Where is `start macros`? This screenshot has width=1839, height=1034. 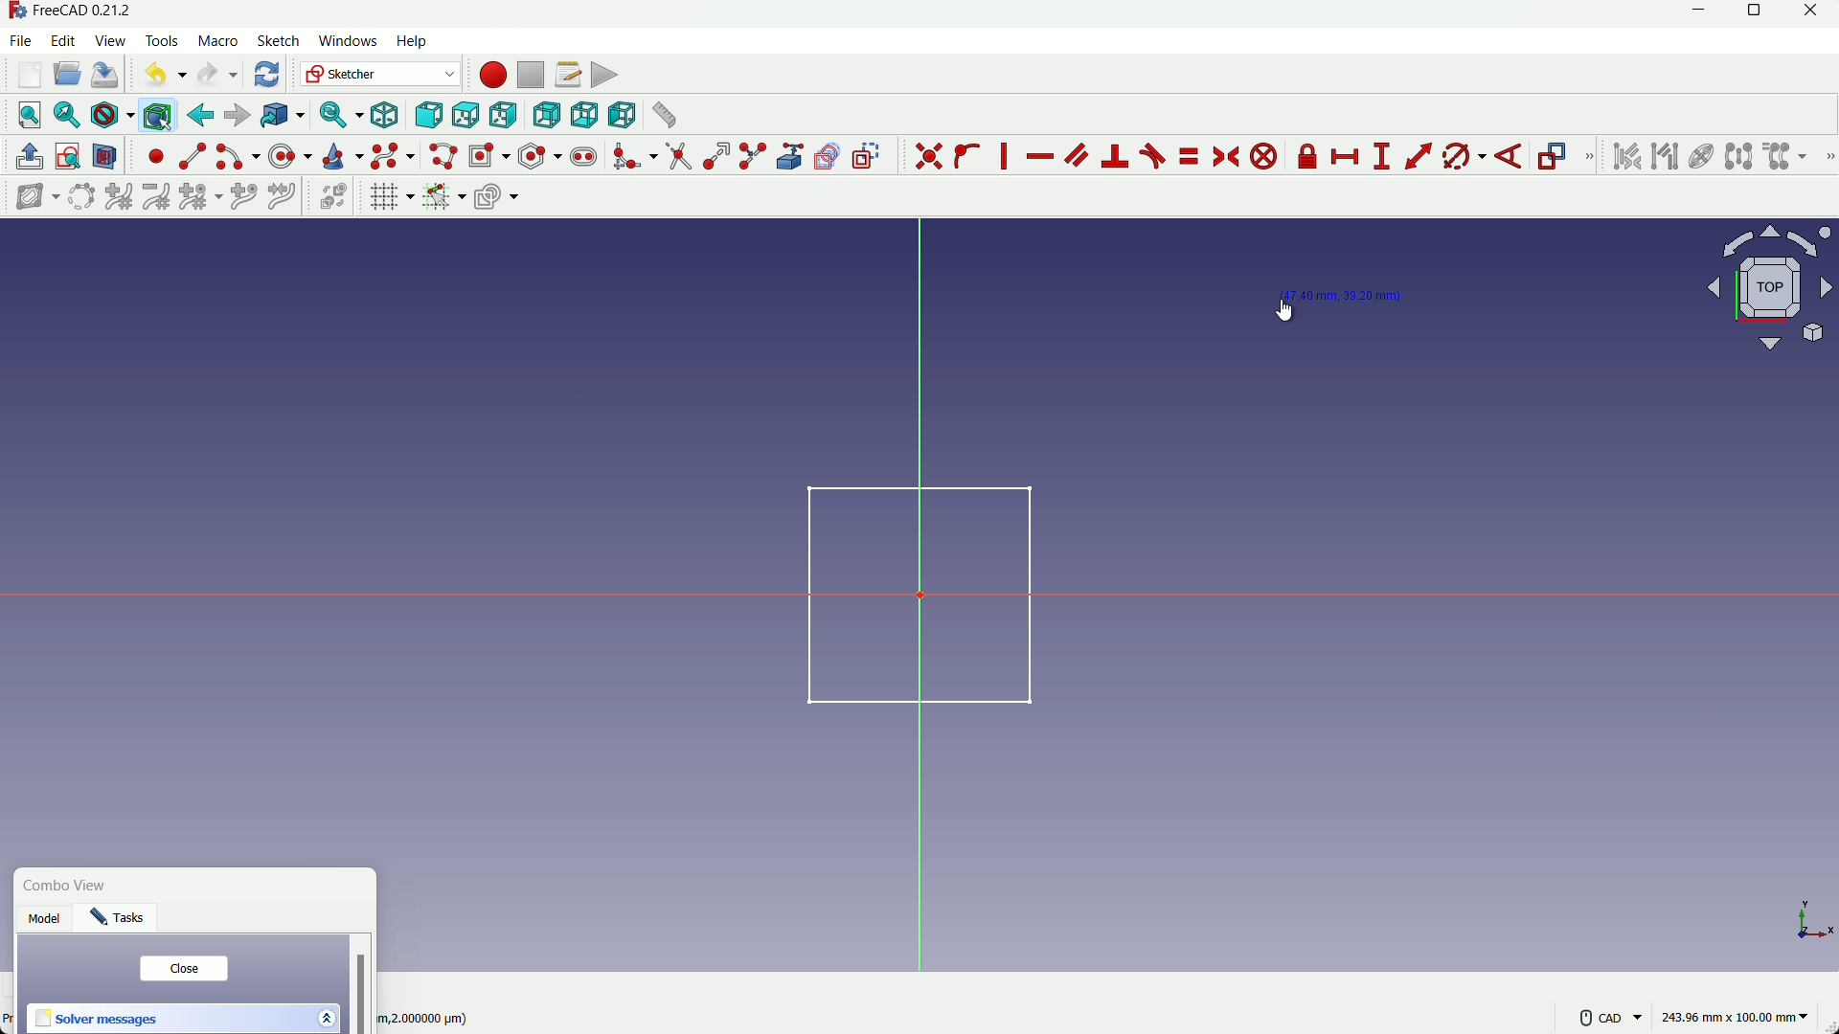
start macros is located at coordinates (491, 75).